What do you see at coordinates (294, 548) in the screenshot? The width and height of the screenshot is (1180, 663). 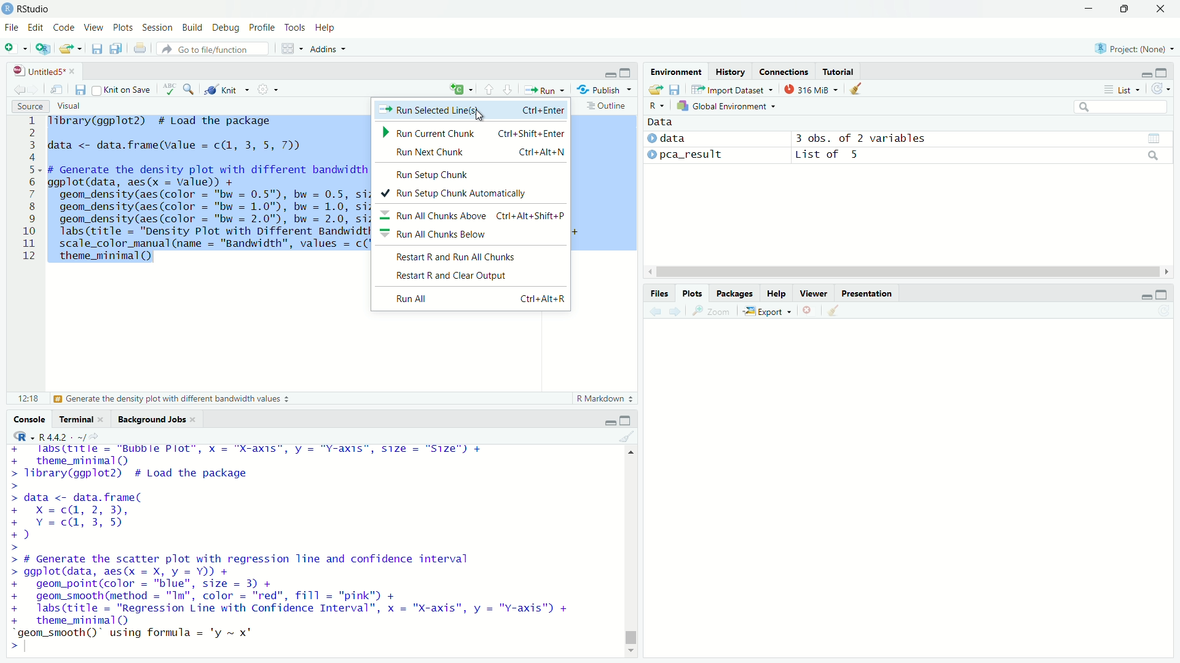 I see `+ fabs(titlie = "Bubble Plot", Xx = "X-axis", y = "Y-axis, Size = '>1ze’) +
+ theme_minimal()

> library(ggplot2) # Load the package

>

> data <- data.frame(

+ X=cQ@, 2,3),

+ Y=c@, 3,5

+)

>

> # Generate the scatter plot with regression line and confidence interval

> ggplot(data, aes(x = X, y = Y)) +

+ geom_point(color = "blue", size = 3) +

+ geom_smooth(method = "Im", color = "red", fill = "pink") +

+ labs(title = "Regression Line with Confidence Interval", x = "X-axis", y = "Y-axis") +
+ theme_minimal()

“geom_smooth()" using formula = 'y ~ x"

>|` at bounding box center [294, 548].